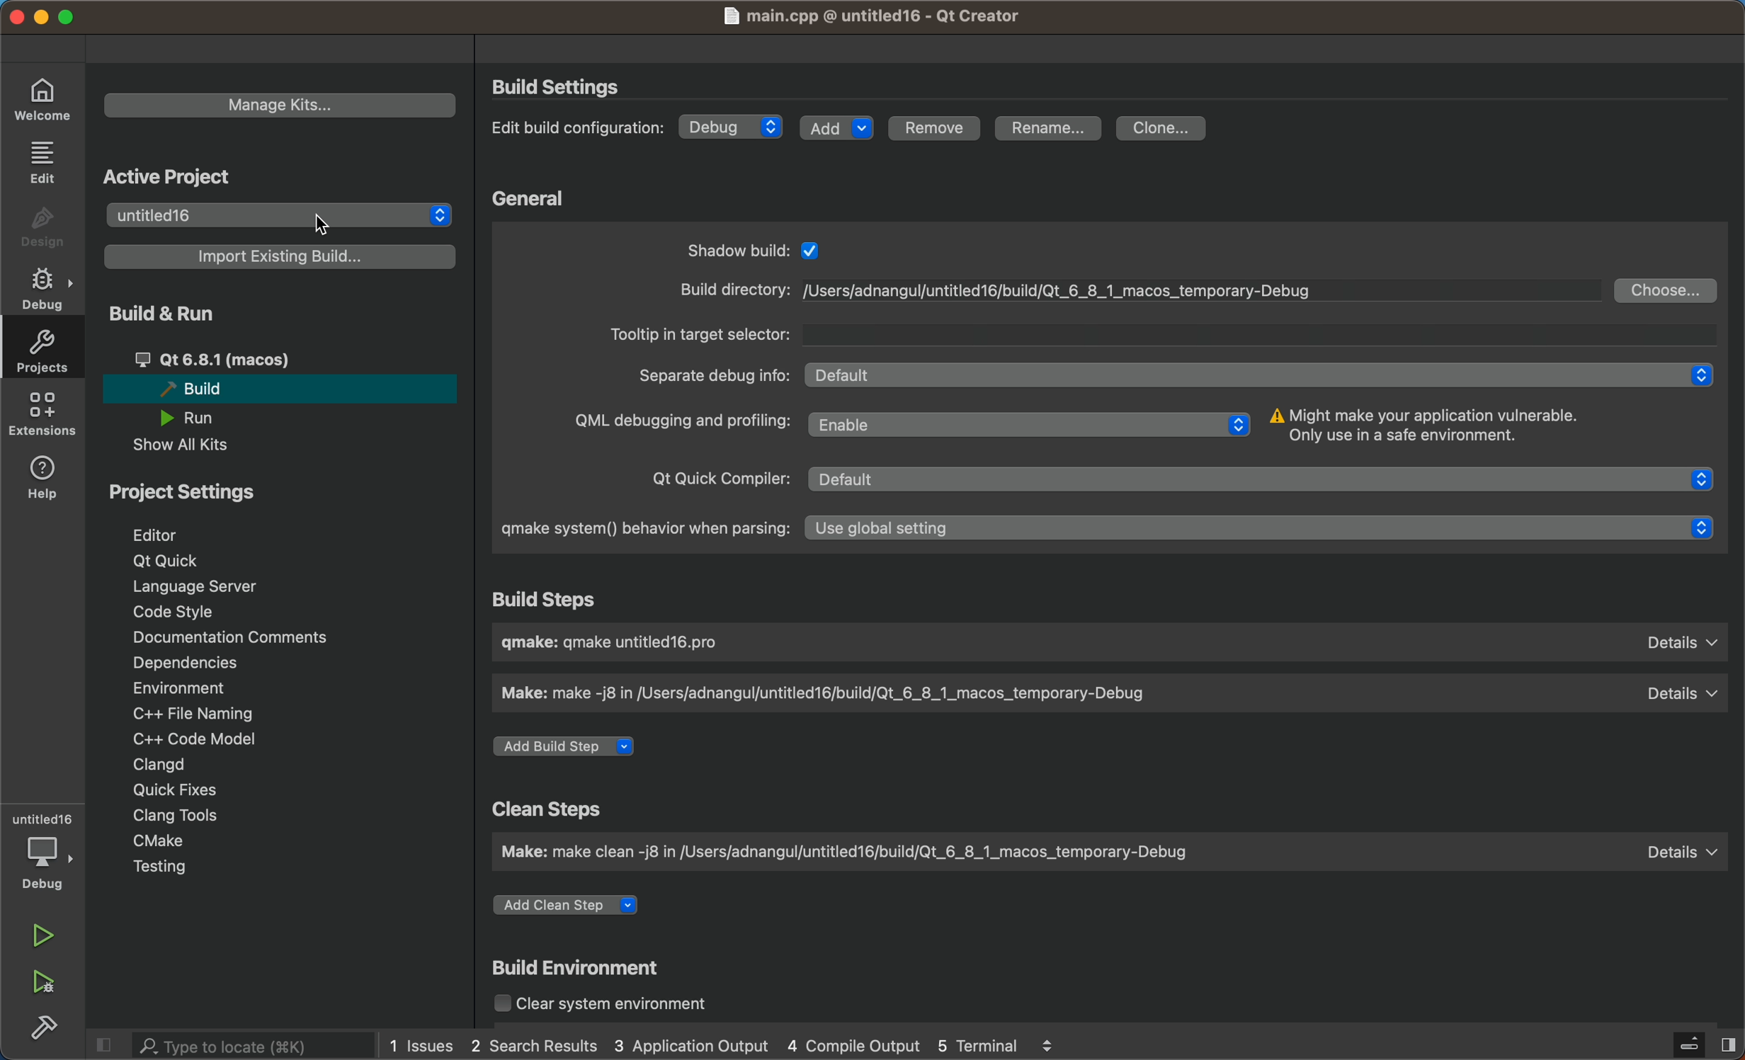 Image resolution: width=1745 pixels, height=1060 pixels. Describe the element at coordinates (43, 1027) in the screenshot. I see `build` at that location.